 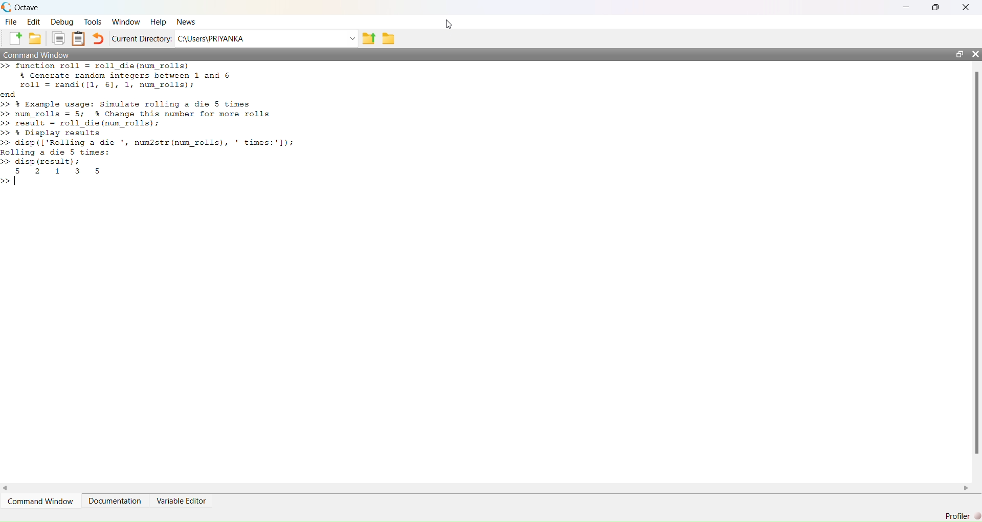 I want to click on close, so click(x=975, y=54).